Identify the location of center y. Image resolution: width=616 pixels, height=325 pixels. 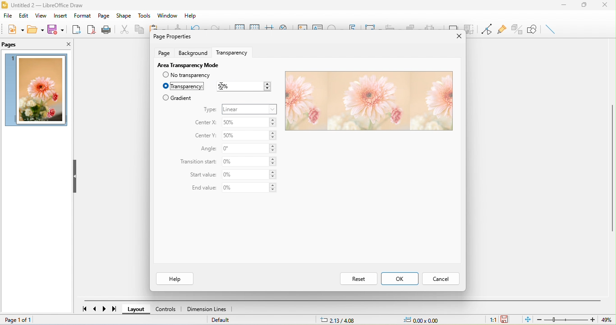
(207, 136).